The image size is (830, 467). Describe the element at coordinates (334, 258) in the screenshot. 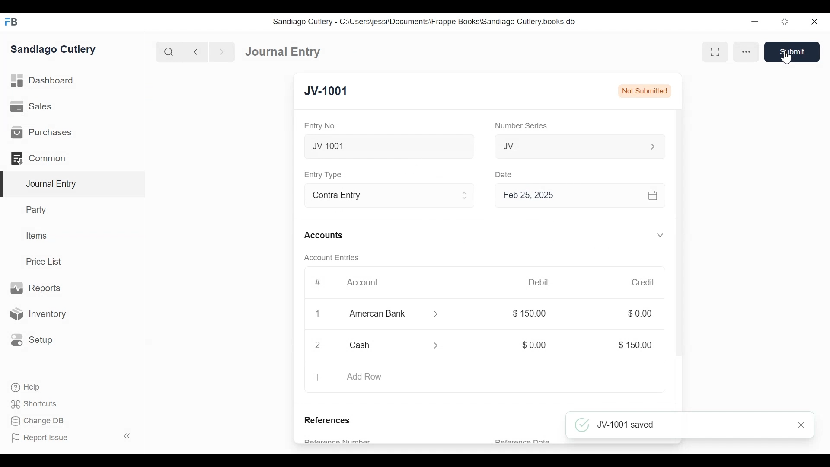

I see `Account Entries` at that location.